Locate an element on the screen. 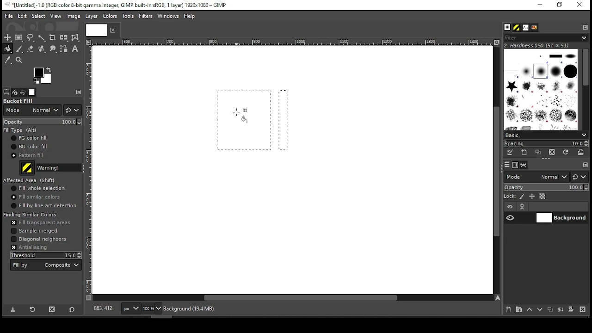  configure this tab is located at coordinates (80, 92).